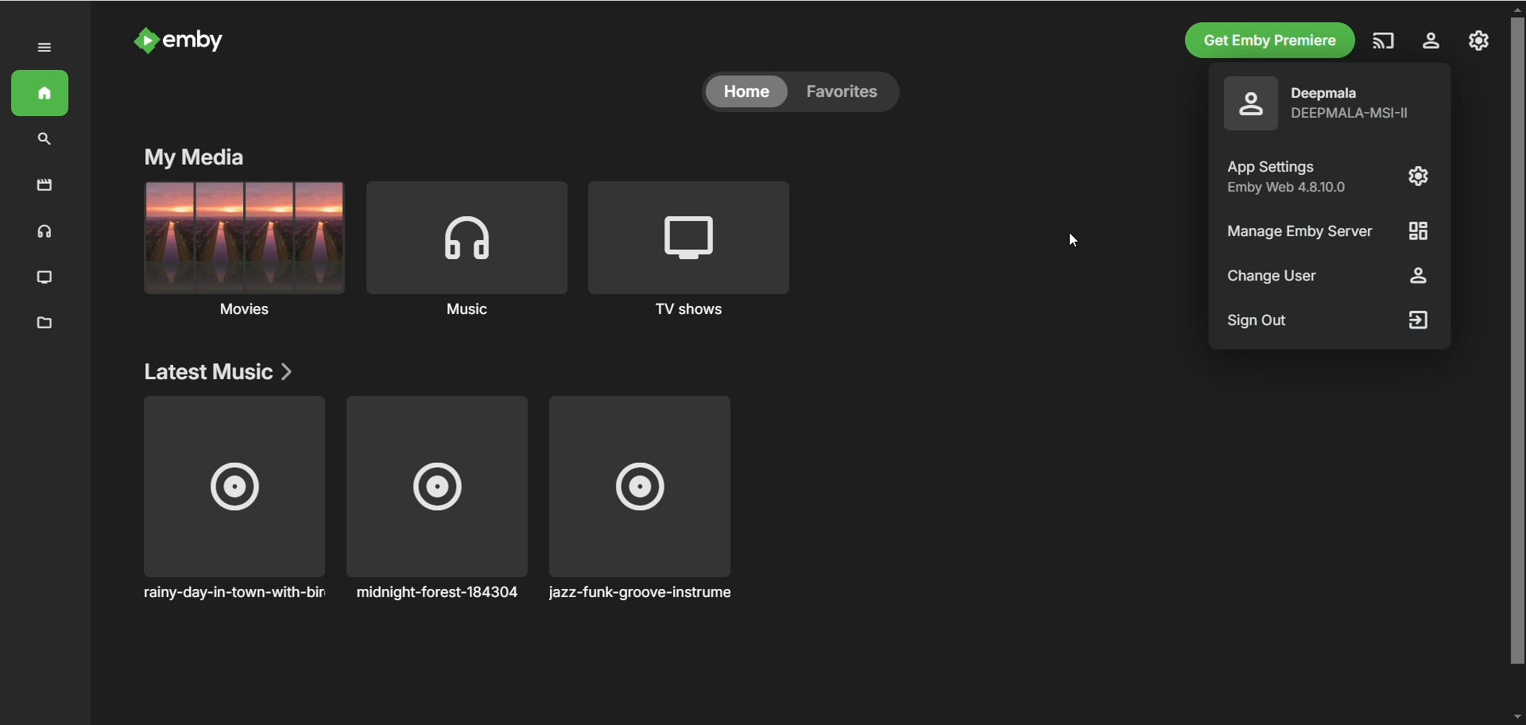 The width and height of the screenshot is (1526, 725). Describe the element at coordinates (44, 323) in the screenshot. I see `metadata manager` at that location.